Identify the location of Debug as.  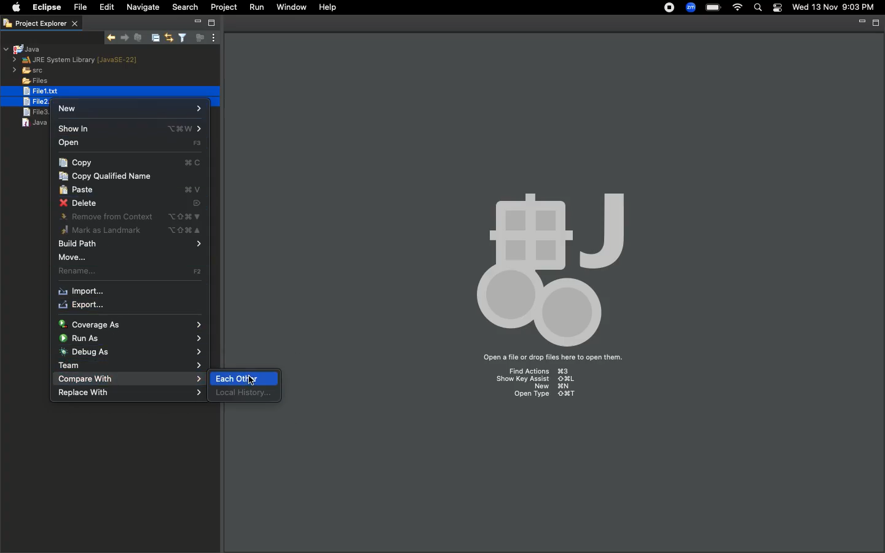
(133, 351).